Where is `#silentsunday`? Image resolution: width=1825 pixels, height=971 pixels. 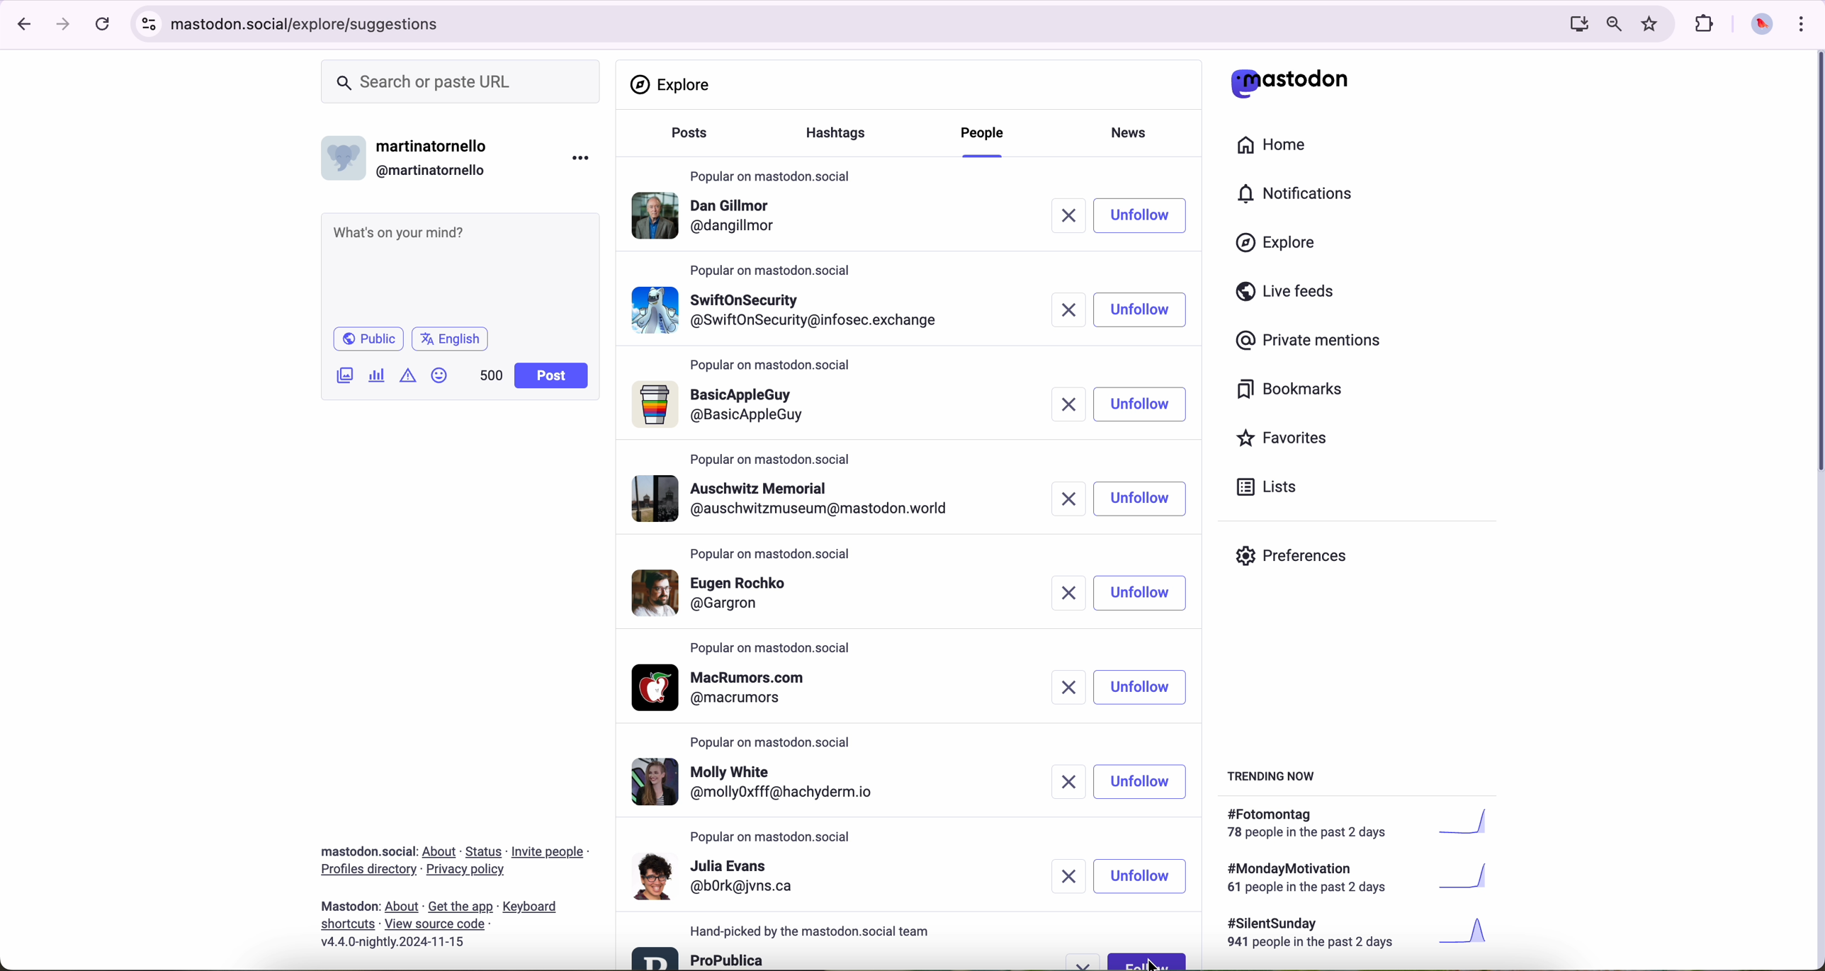
#silentsunday is located at coordinates (1361, 935).